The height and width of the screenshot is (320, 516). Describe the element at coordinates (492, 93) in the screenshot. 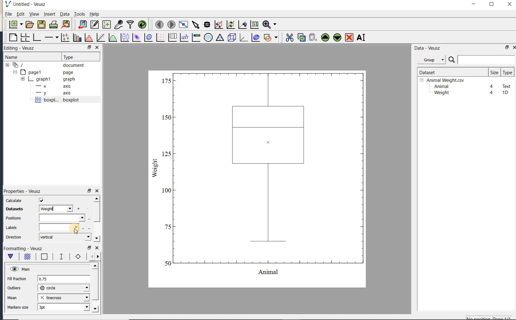

I see `4` at that location.